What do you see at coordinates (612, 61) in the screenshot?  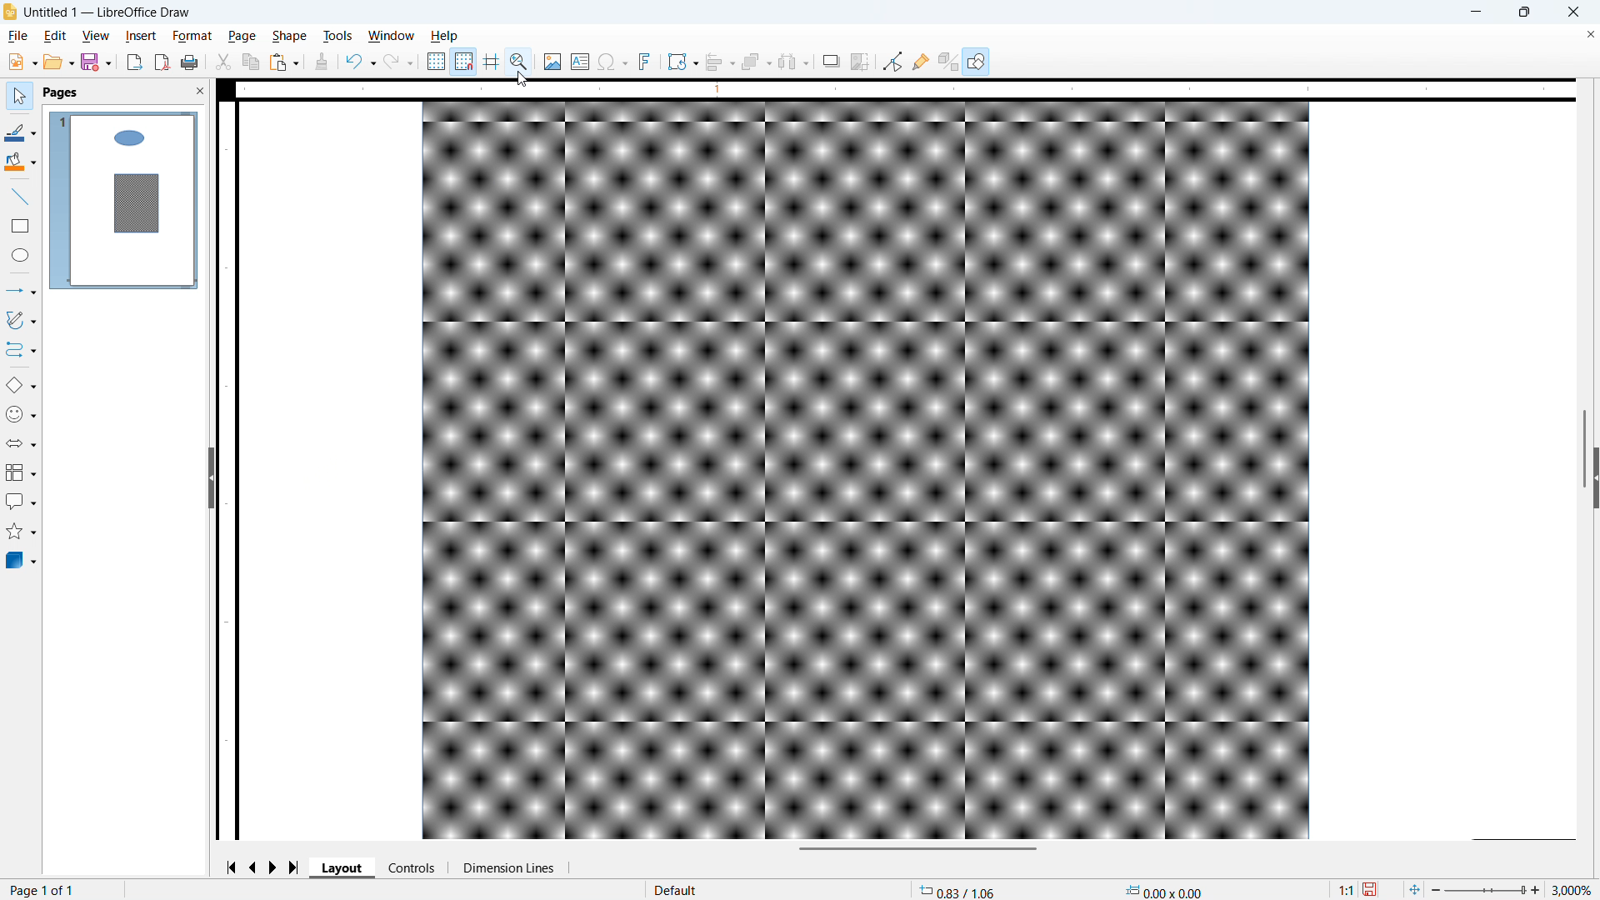 I see `Insert symbol ` at bounding box center [612, 61].